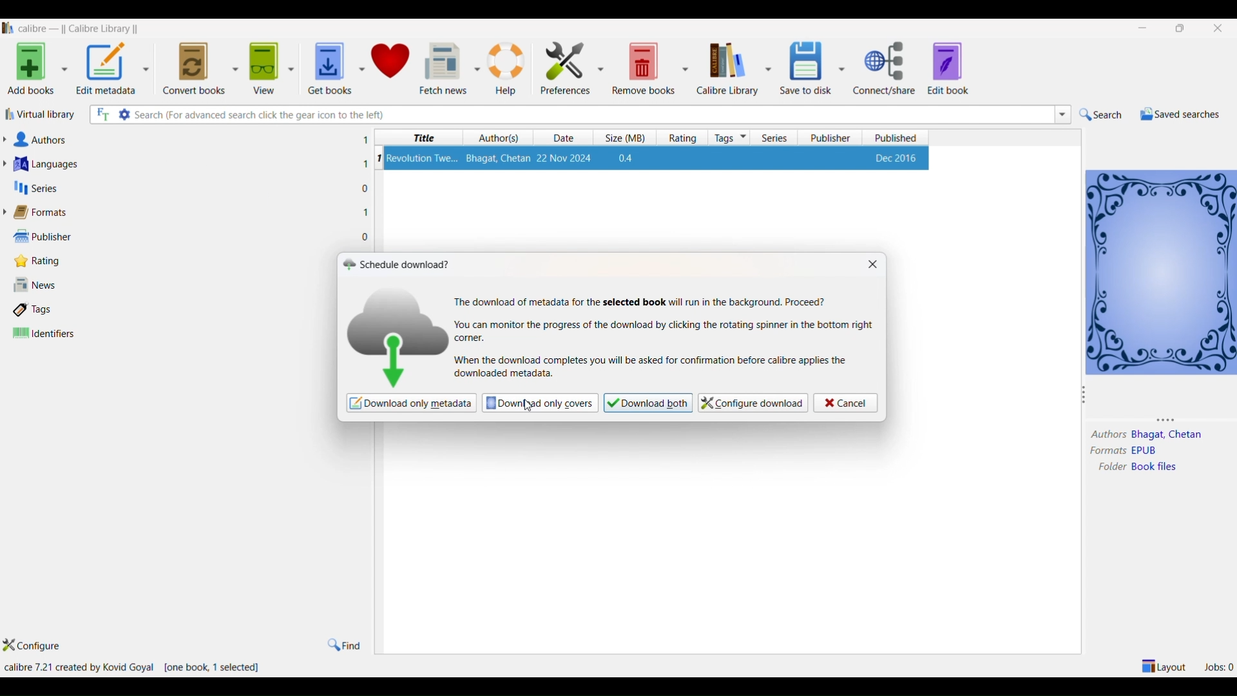  What do you see at coordinates (8, 139) in the screenshot?
I see `view all authors dropdown button` at bounding box center [8, 139].